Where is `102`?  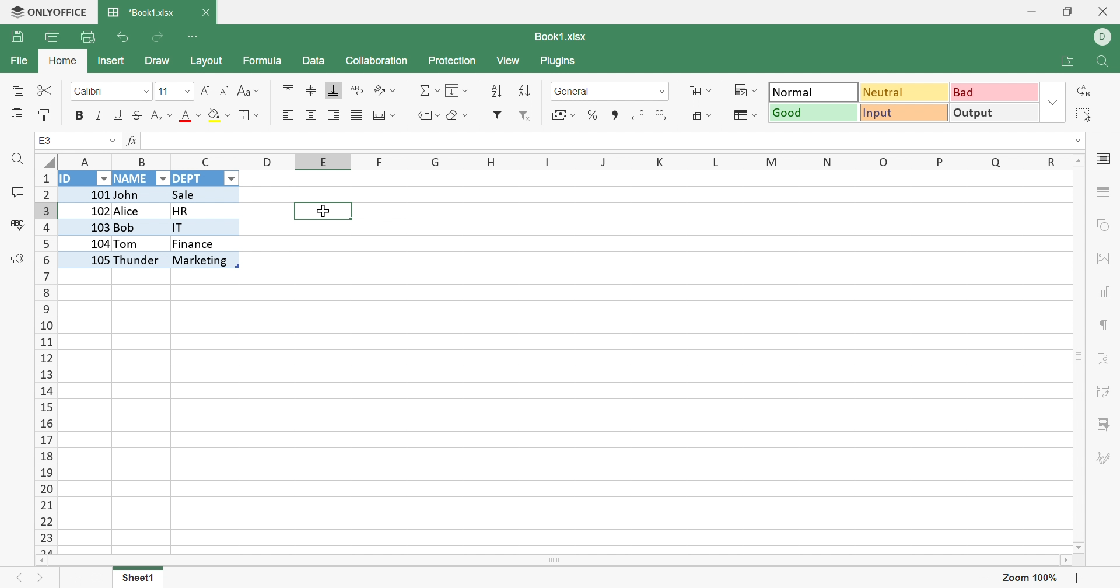 102 is located at coordinates (89, 209).